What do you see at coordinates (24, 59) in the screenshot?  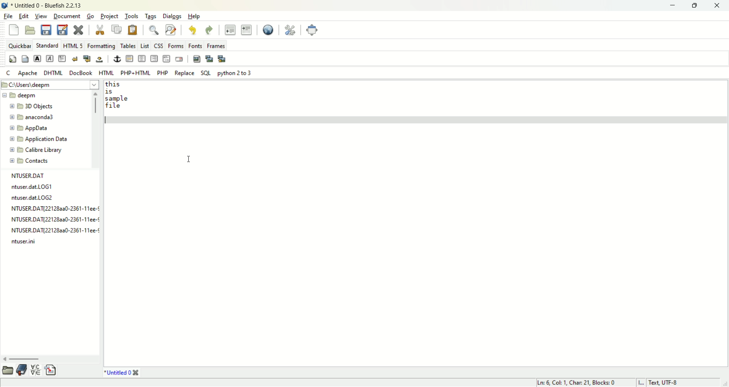 I see `body` at bounding box center [24, 59].